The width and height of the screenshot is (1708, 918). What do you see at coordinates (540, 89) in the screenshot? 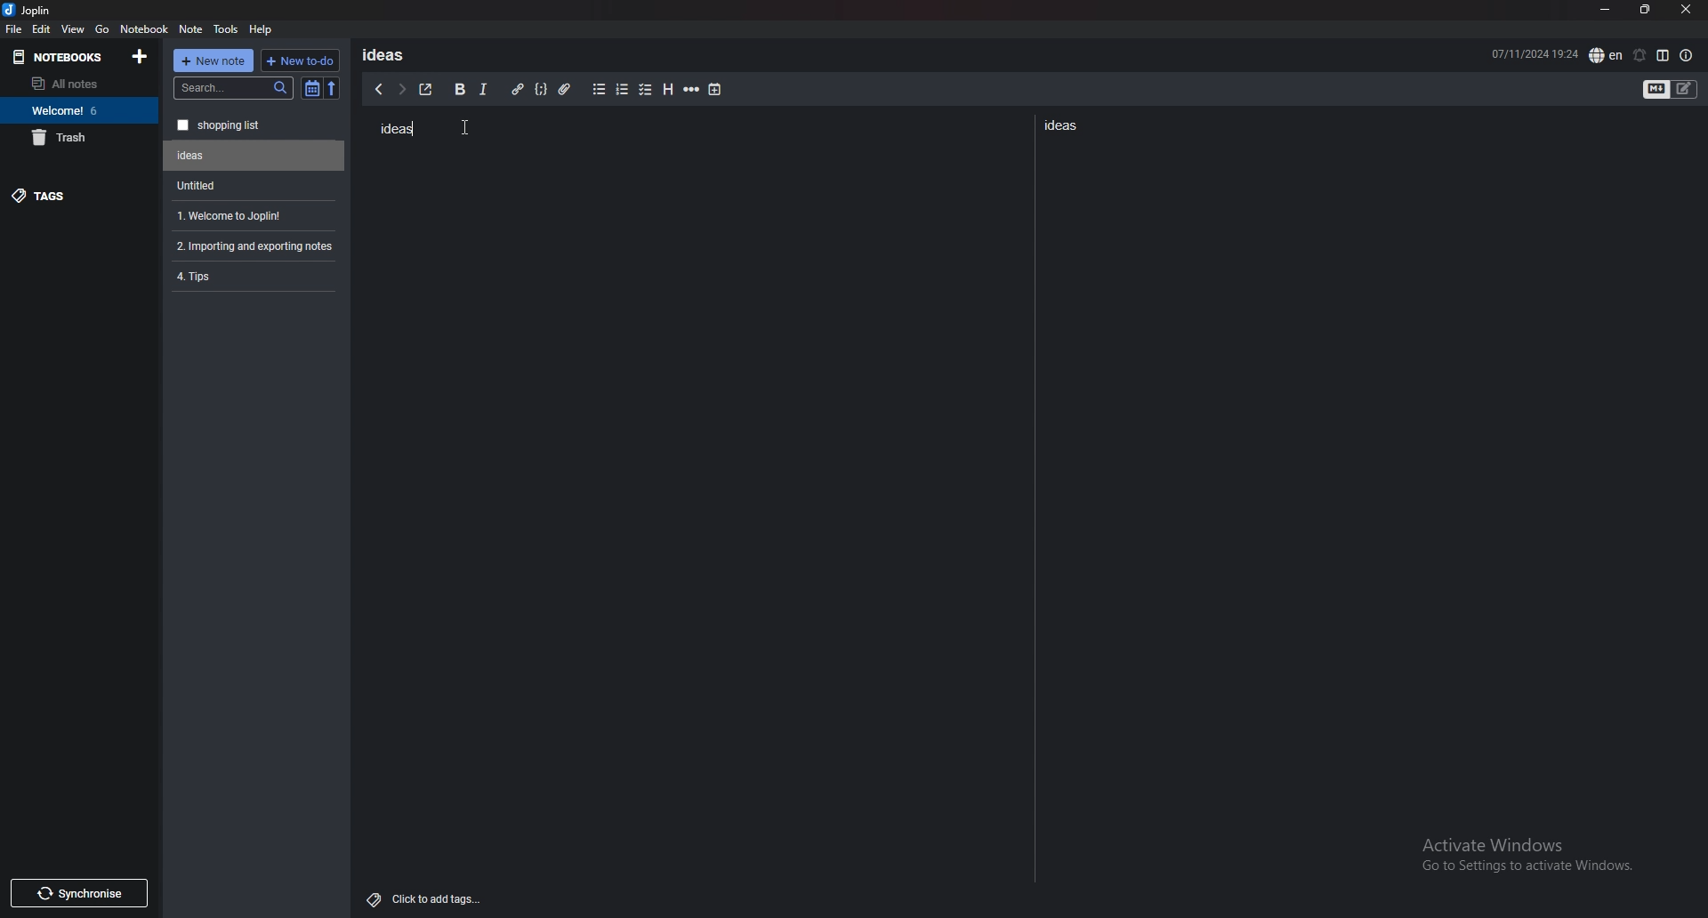
I see `code` at bounding box center [540, 89].